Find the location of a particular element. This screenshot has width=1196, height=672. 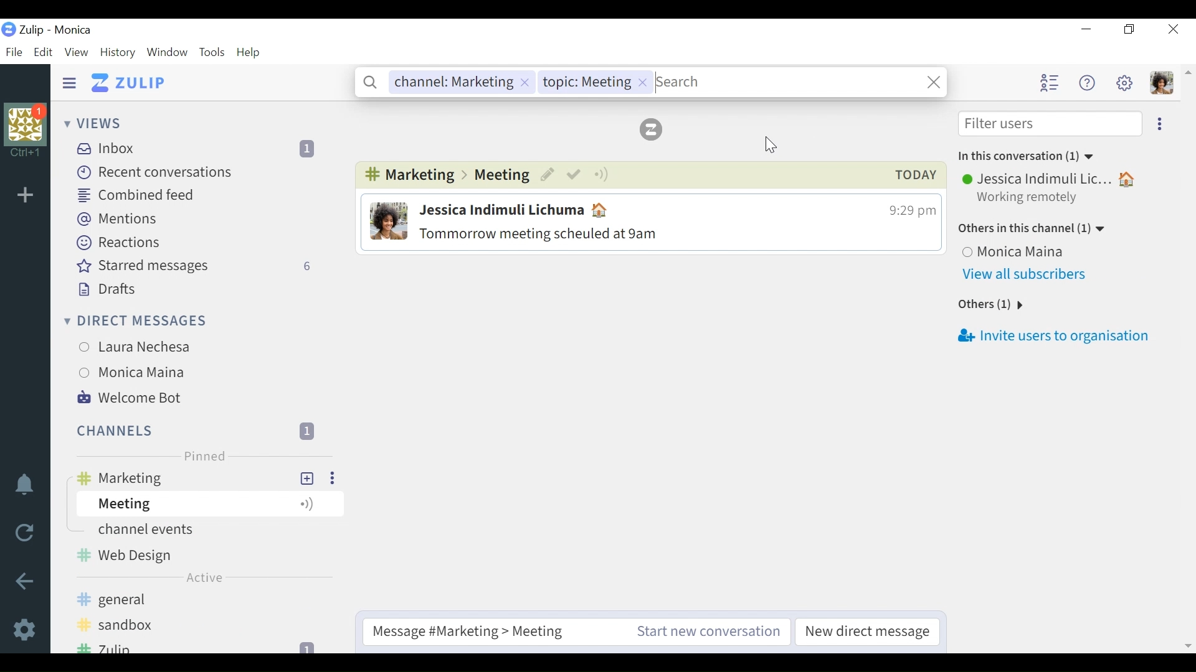

Hide user list is located at coordinates (1049, 82).